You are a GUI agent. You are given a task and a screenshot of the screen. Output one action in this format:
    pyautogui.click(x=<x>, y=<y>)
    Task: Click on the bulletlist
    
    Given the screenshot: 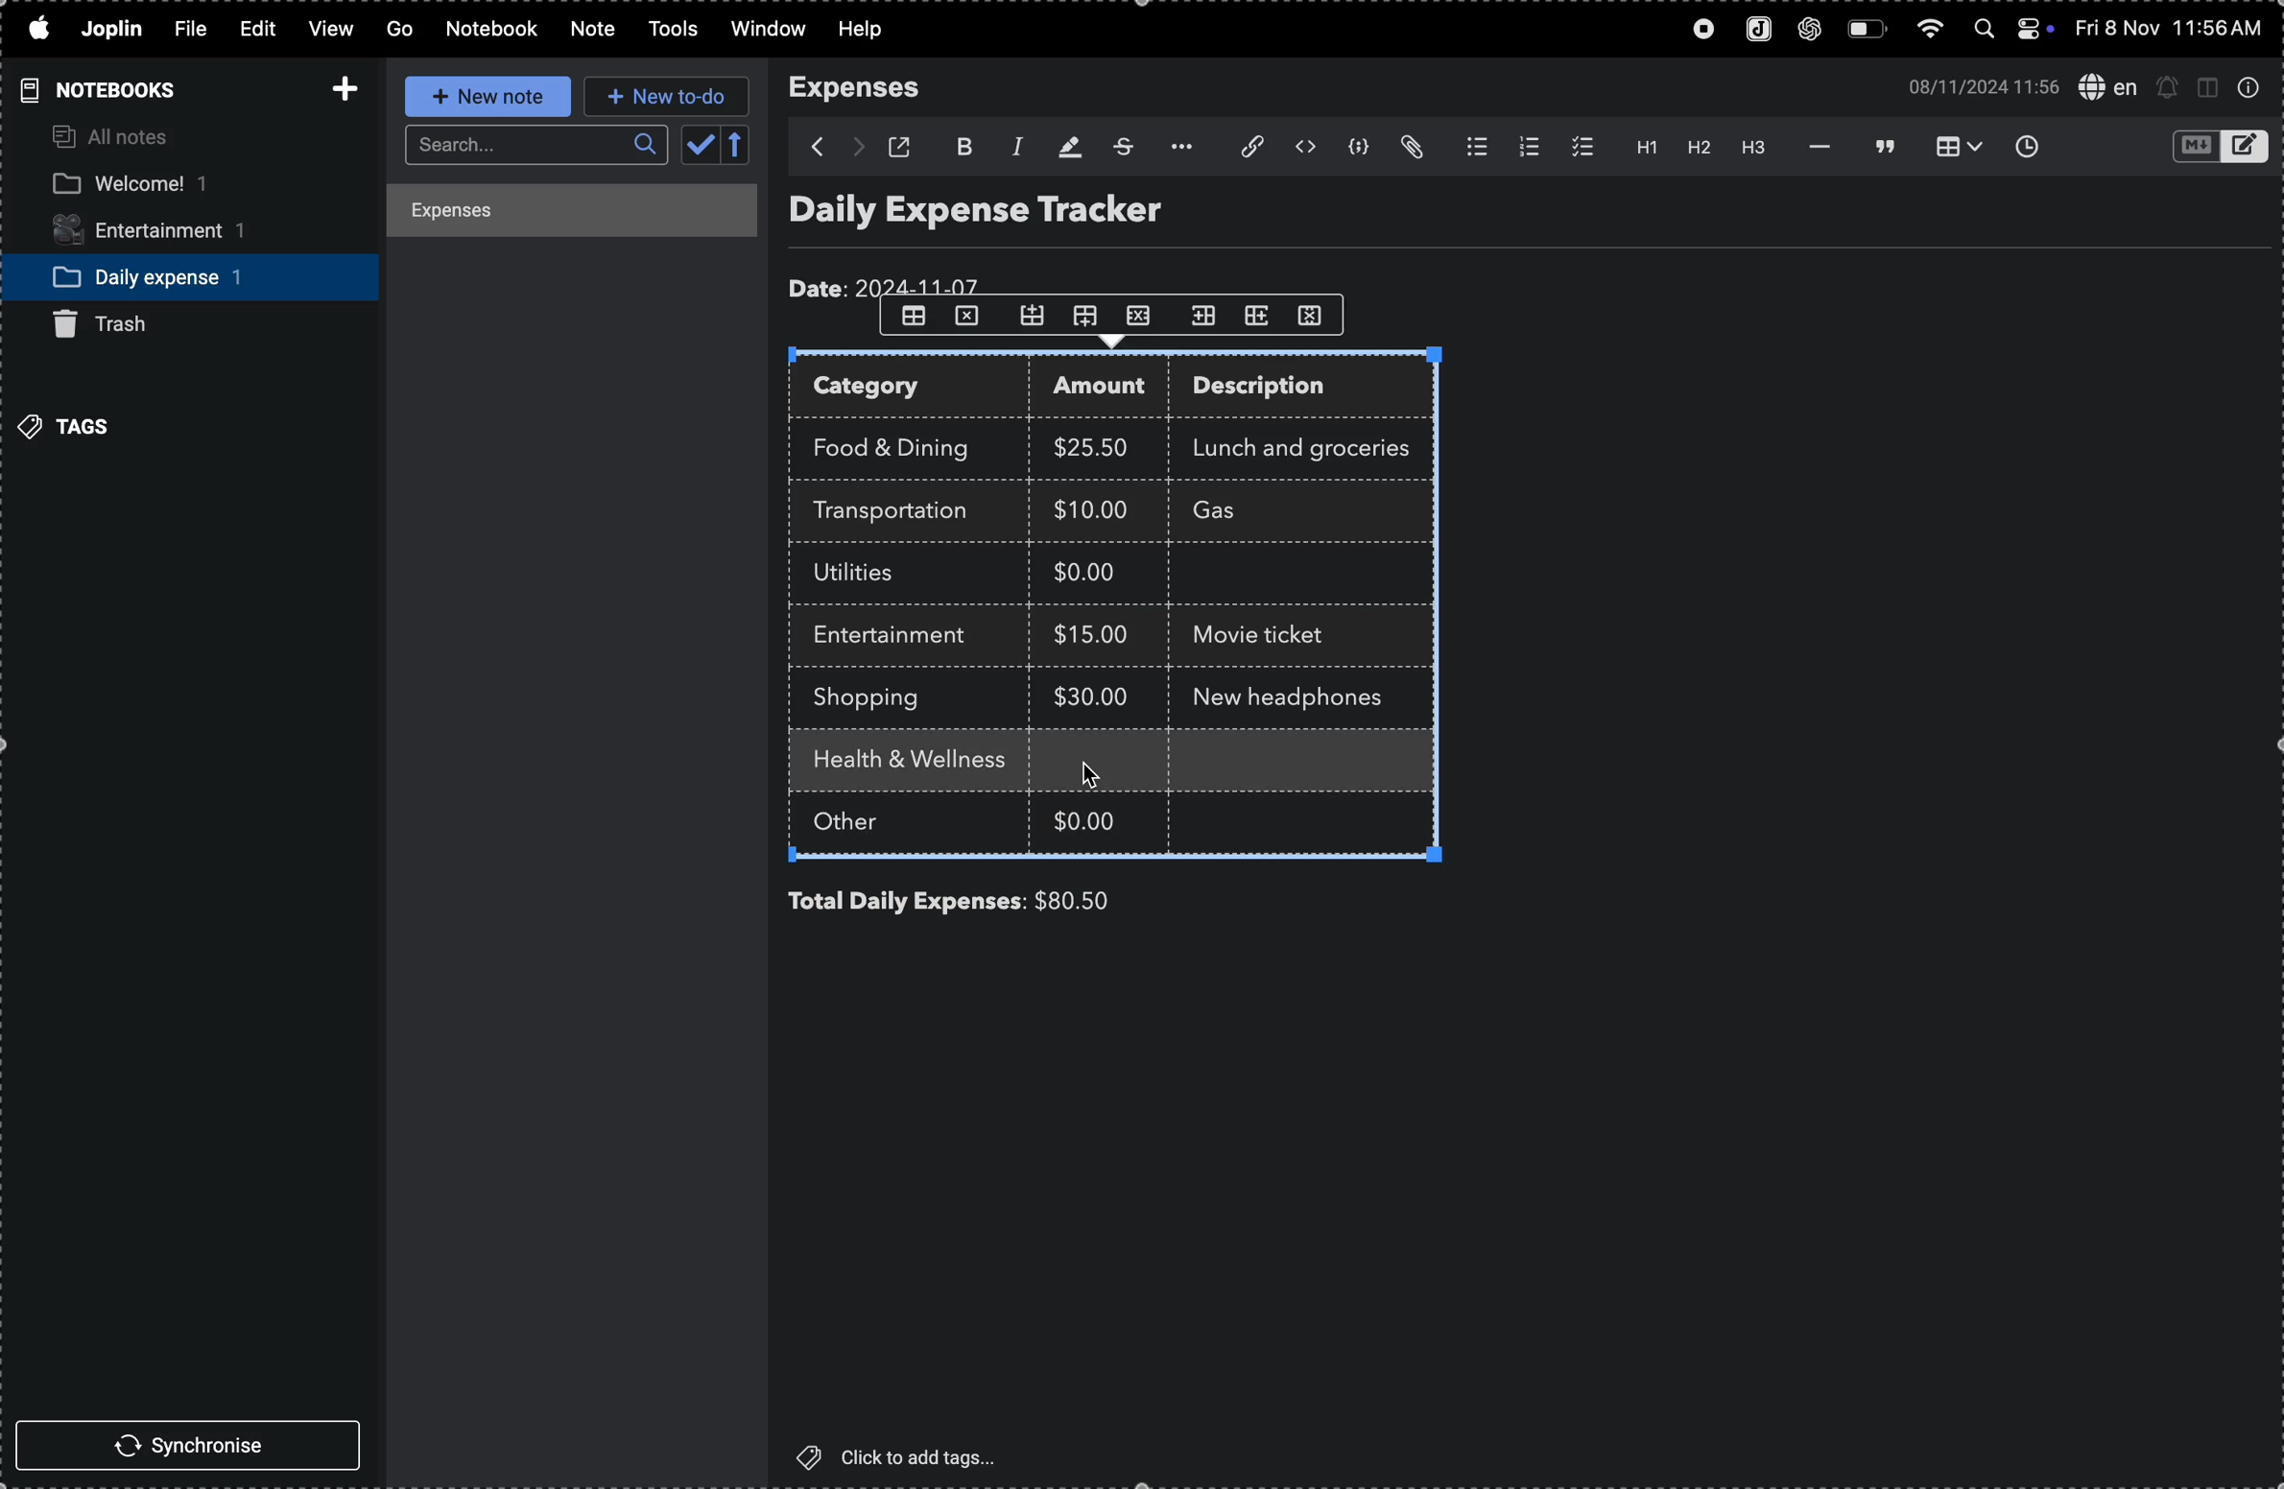 What is the action you would take?
    pyautogui.click(x=1472, y=148)
    